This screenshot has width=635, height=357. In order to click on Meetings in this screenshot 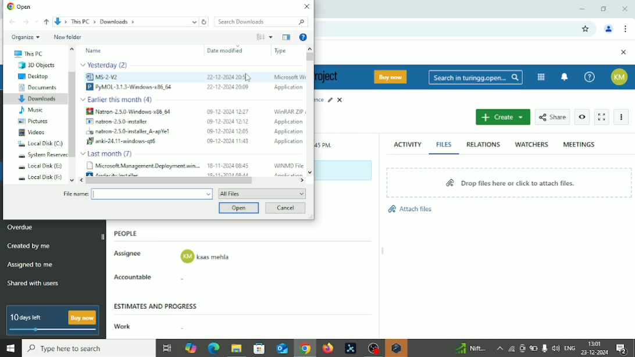, I will do `click(579, 144)`.